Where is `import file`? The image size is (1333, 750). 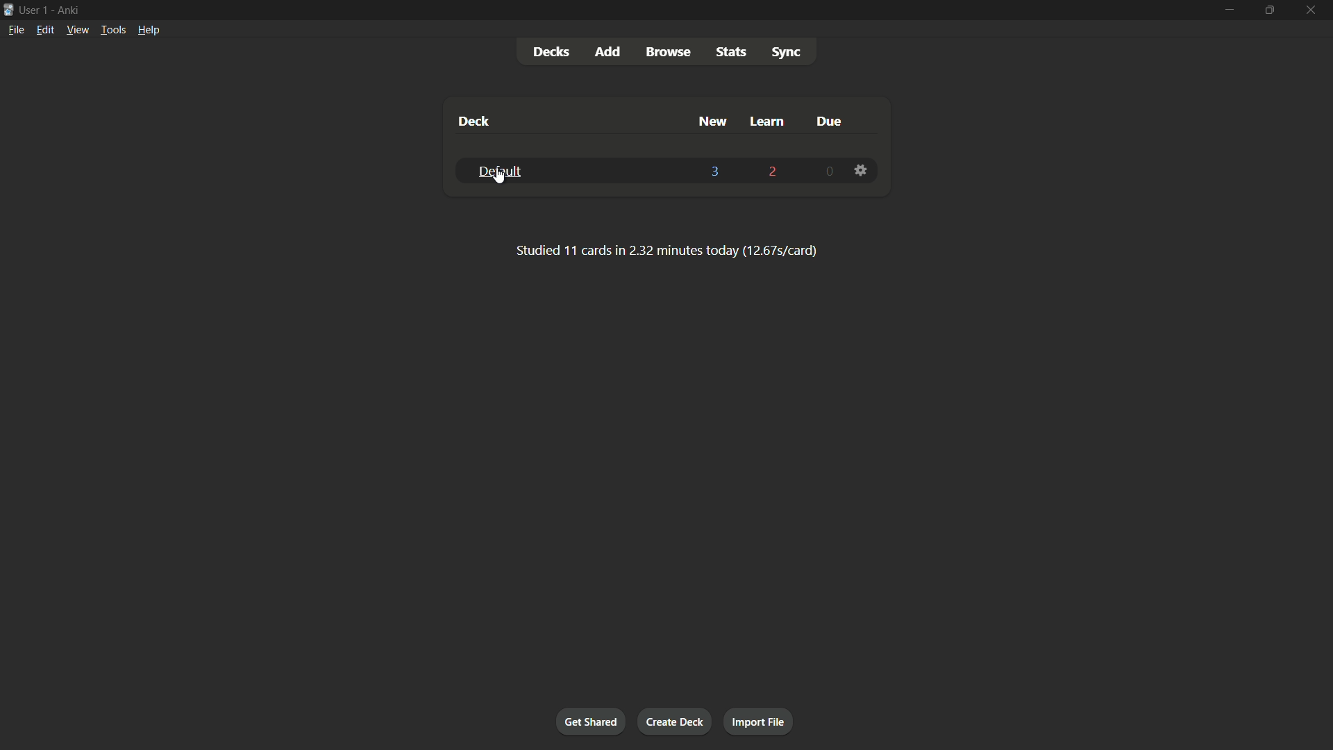
import file is located at coordinates (760, 722).